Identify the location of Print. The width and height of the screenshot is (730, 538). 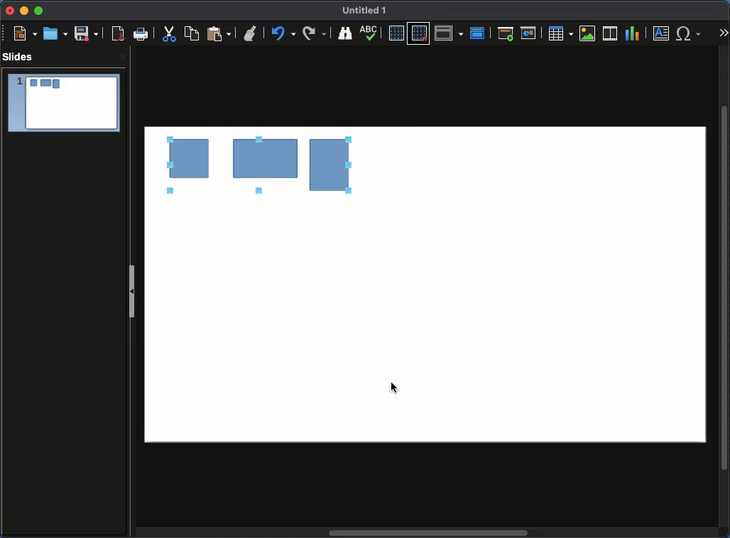
(142, 35).